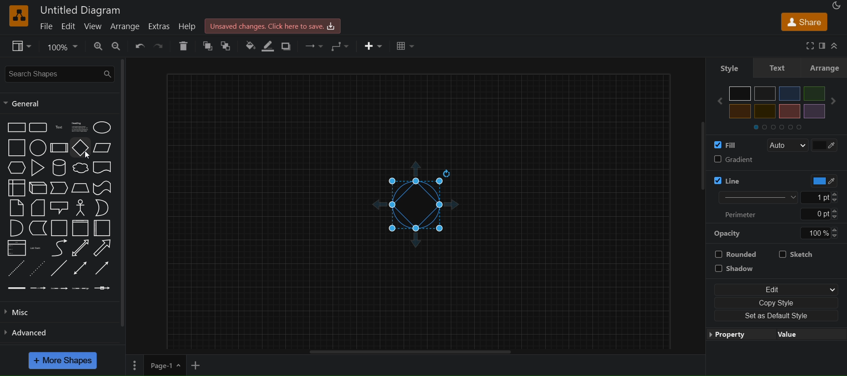 This screenshot has height=376, width=847. What do you see at coordinates (785, 126) in the screenshot?
I see `sections` at bounding box center [785, 126].